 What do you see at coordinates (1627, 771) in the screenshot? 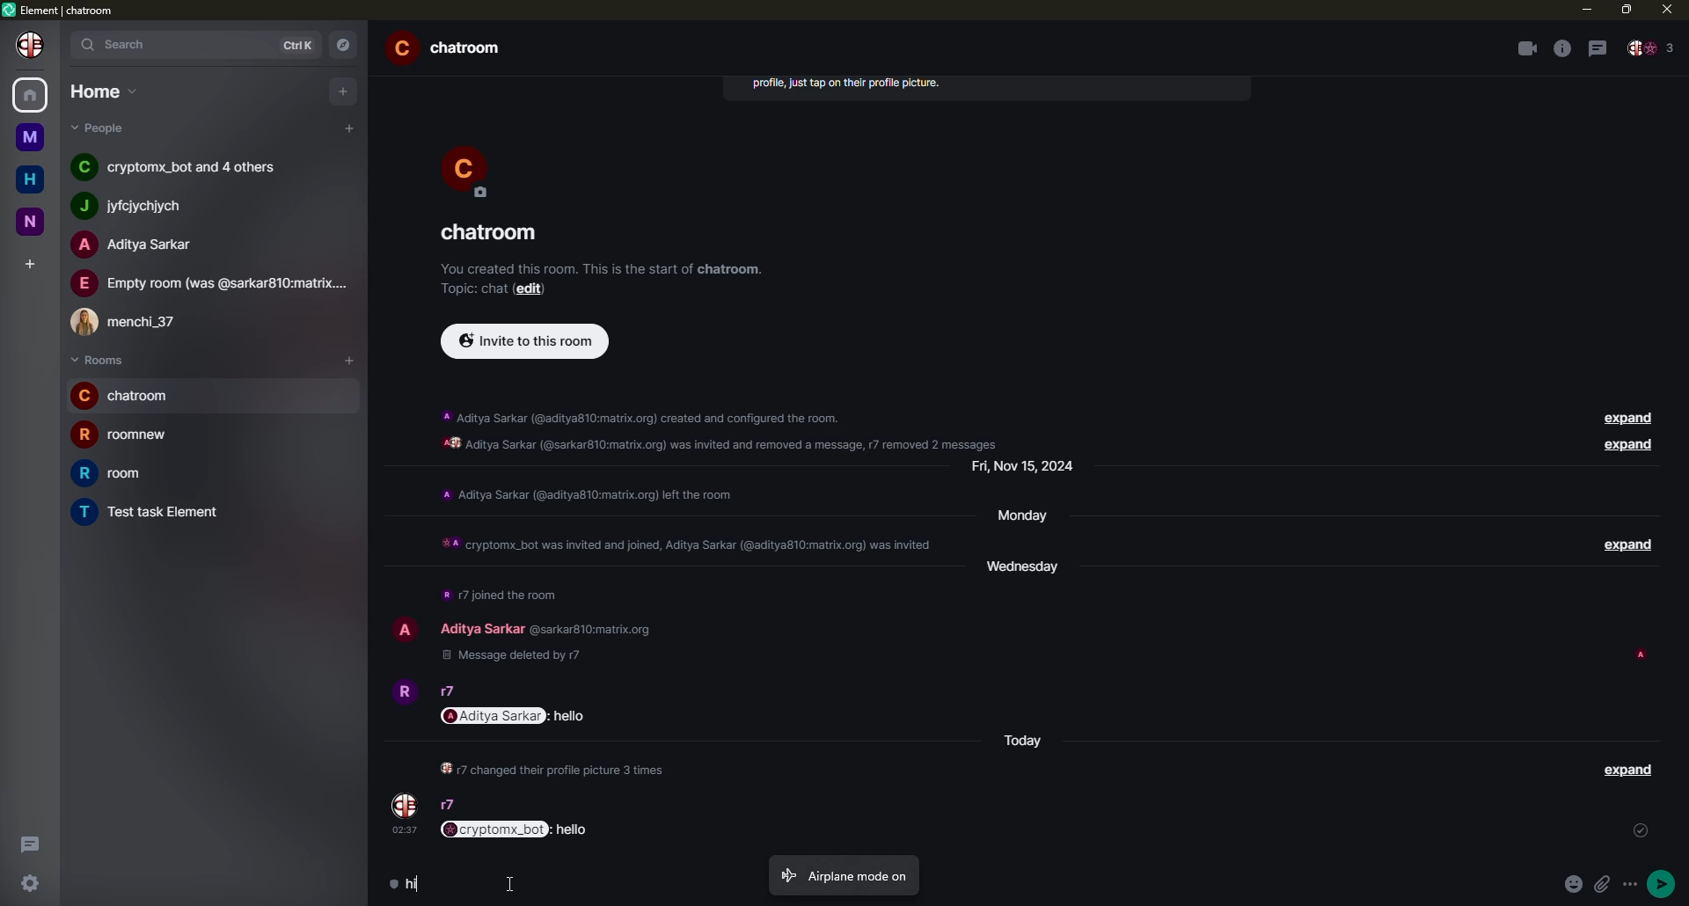
I see `expand` at bounding box center [1627, 771].